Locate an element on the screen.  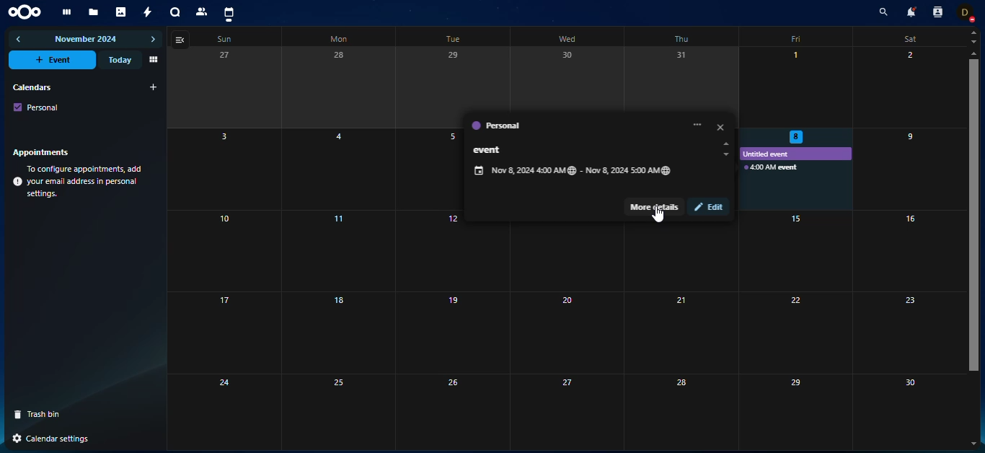
calendar is located at coordinates (229, 14).